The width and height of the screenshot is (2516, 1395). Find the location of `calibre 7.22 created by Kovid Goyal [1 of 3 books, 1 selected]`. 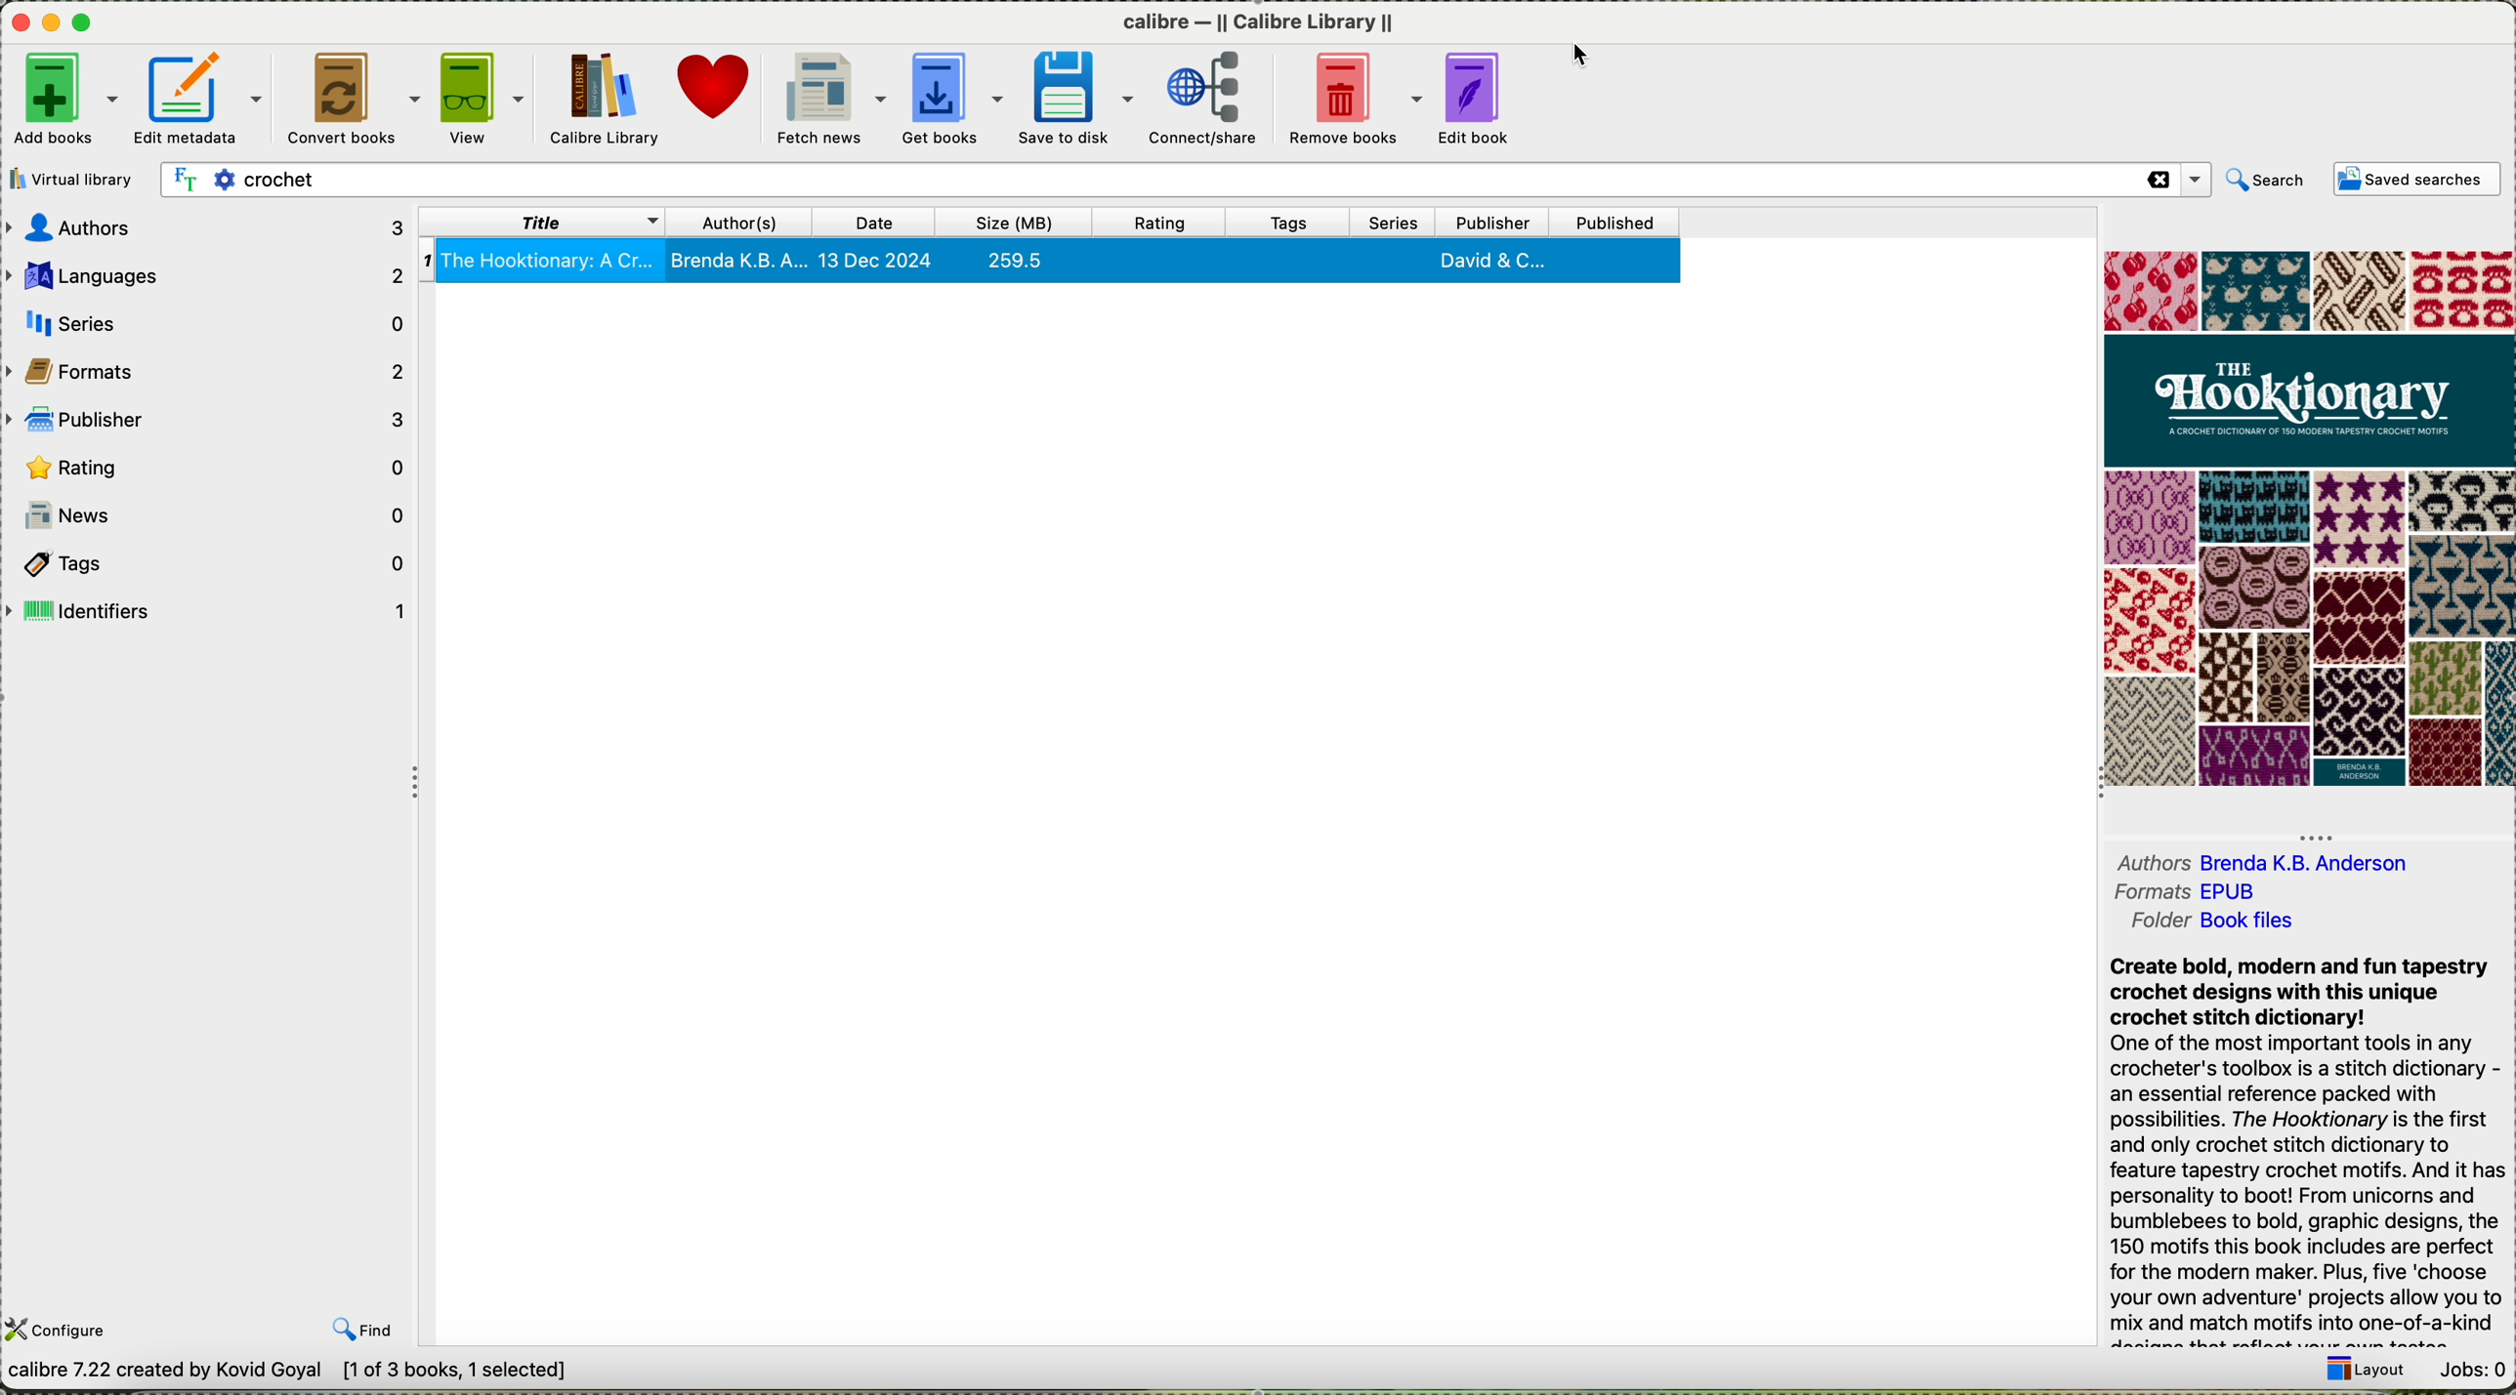

calibre 7.22 created by Kovid Goyal [1 of 3 books, 1 selected] is located at coordinates (297, 1374).